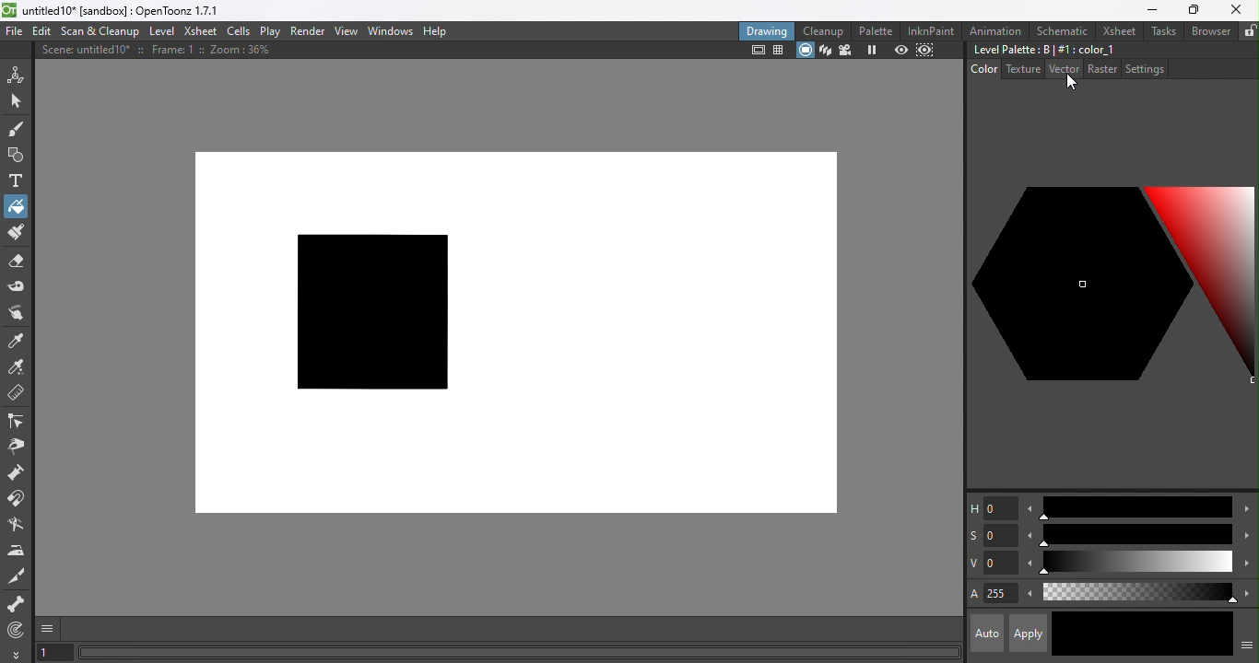 This screenshot has height=663, width=1259. I want to click on Level, so click(164, 31).